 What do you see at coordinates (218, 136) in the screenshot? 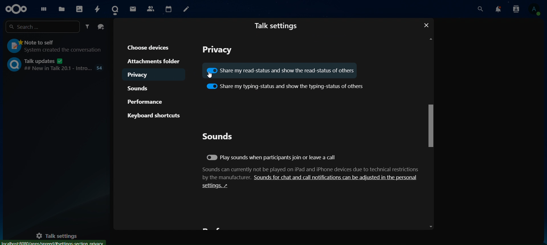
I see `sounds` at bounding box center [218, 136].